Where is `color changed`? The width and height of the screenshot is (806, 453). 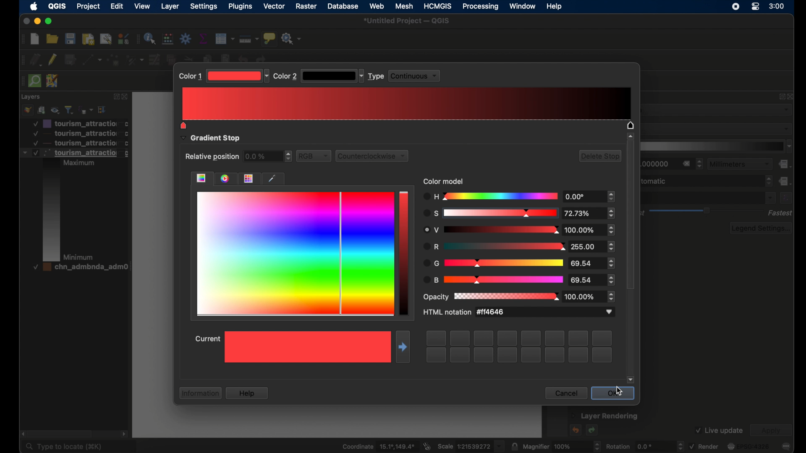 color changed is located at coordinates (506, 296).